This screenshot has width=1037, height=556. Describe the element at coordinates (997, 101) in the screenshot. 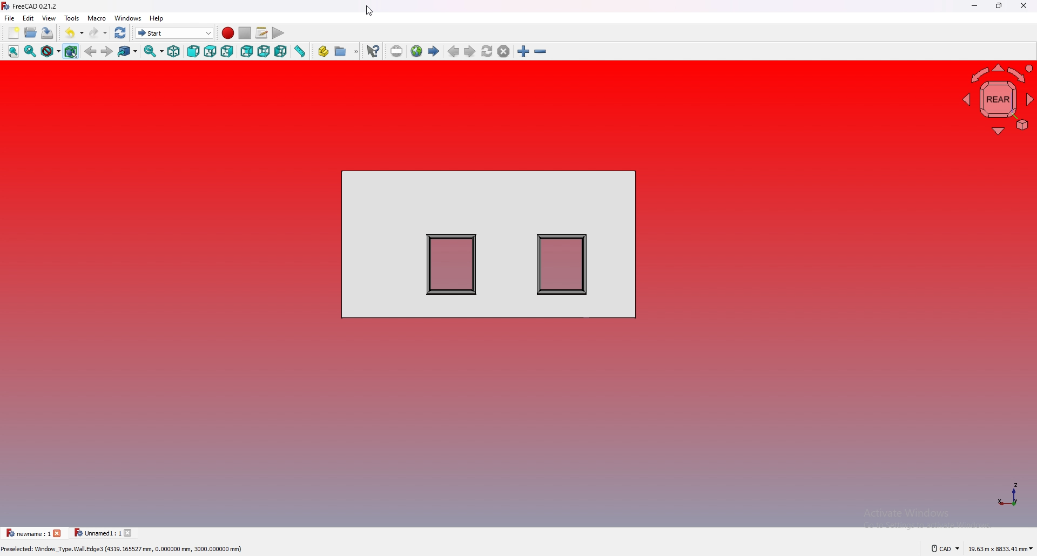

I see `navigating cube` at that location.